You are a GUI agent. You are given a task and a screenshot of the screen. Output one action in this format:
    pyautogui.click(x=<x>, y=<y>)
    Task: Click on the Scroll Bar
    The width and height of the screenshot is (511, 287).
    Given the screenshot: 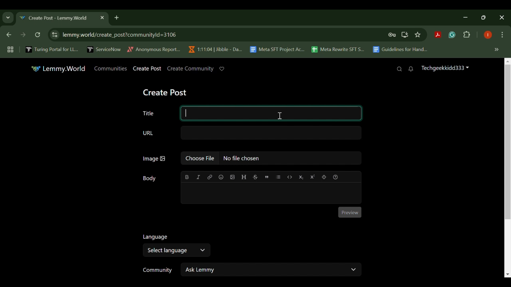 What is the action you would take?
    pyautogui.click(x=508, y=167)
    